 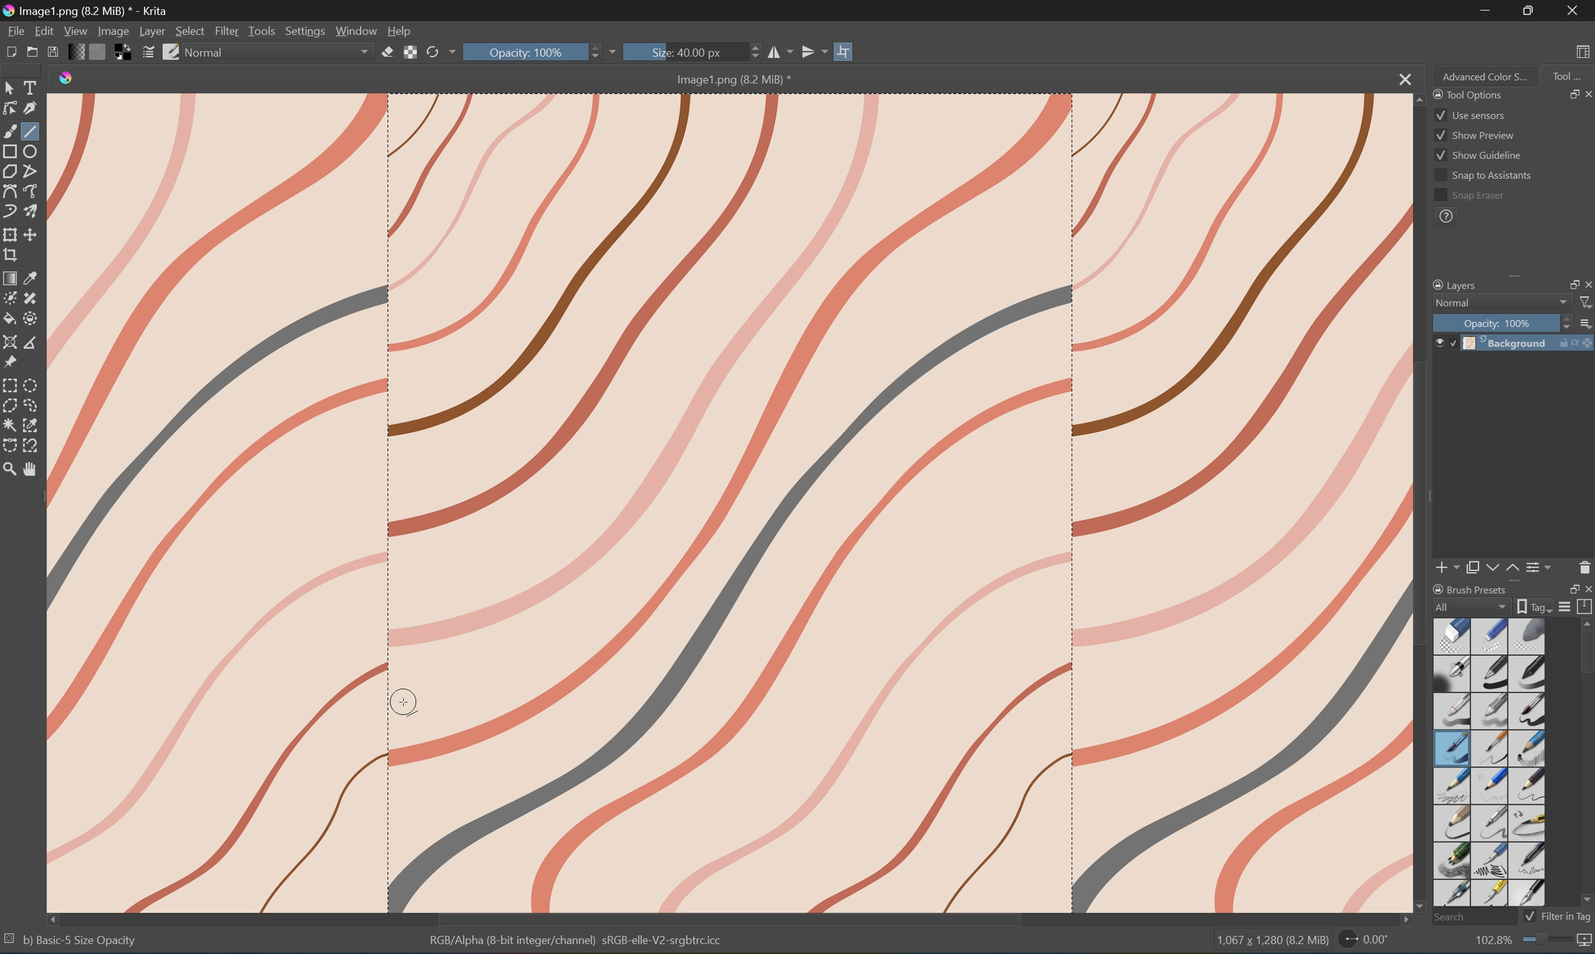 What do you see at coordinates (1518, 280) in the screenshot?
I see `Expand` at bounding box center [1518, 280].